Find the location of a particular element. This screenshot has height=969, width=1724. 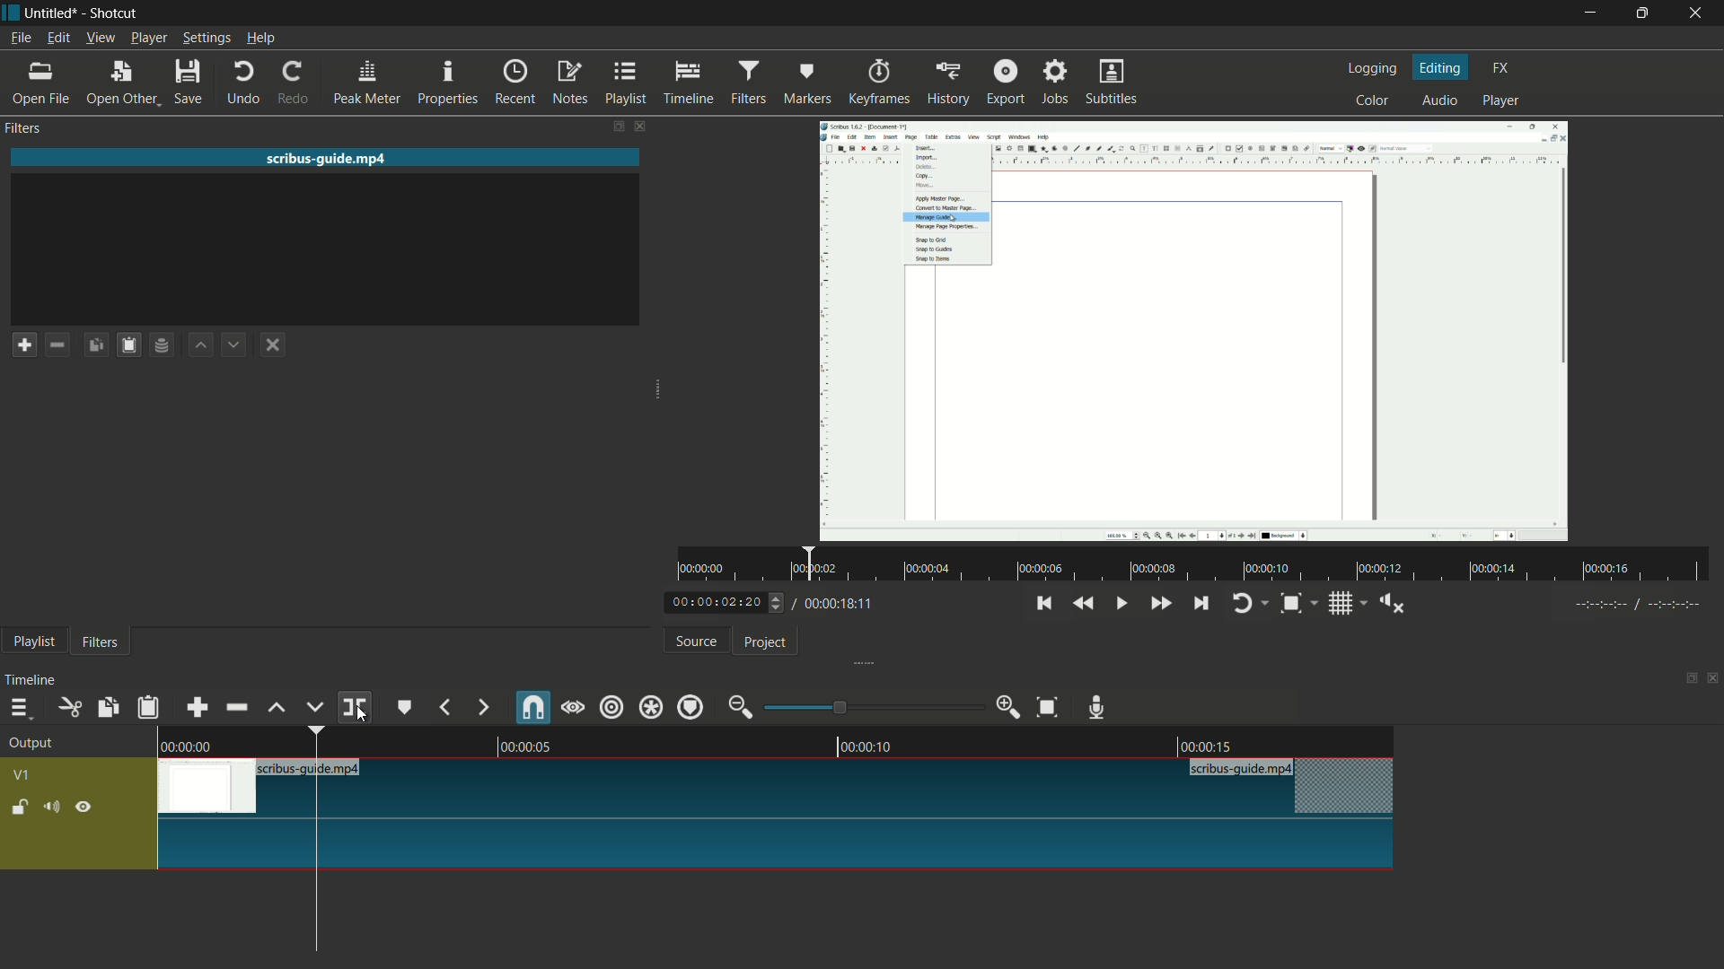

history is located at coordinates (947, 84).